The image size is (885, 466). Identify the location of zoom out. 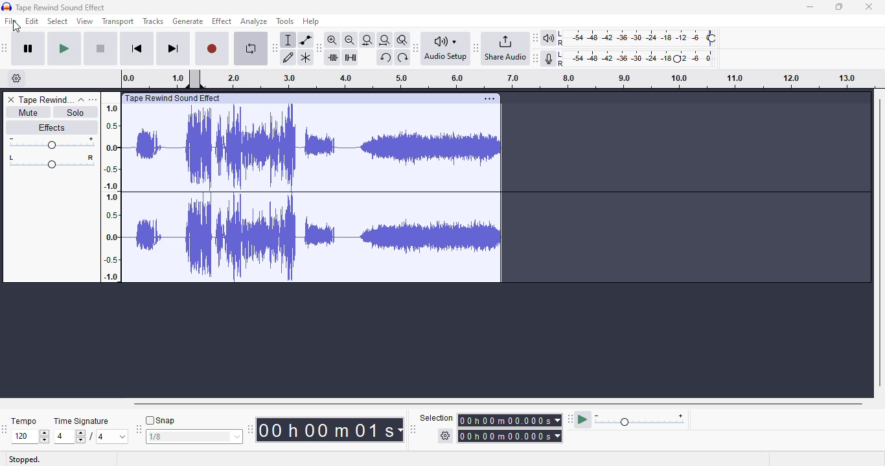
(350, 39).